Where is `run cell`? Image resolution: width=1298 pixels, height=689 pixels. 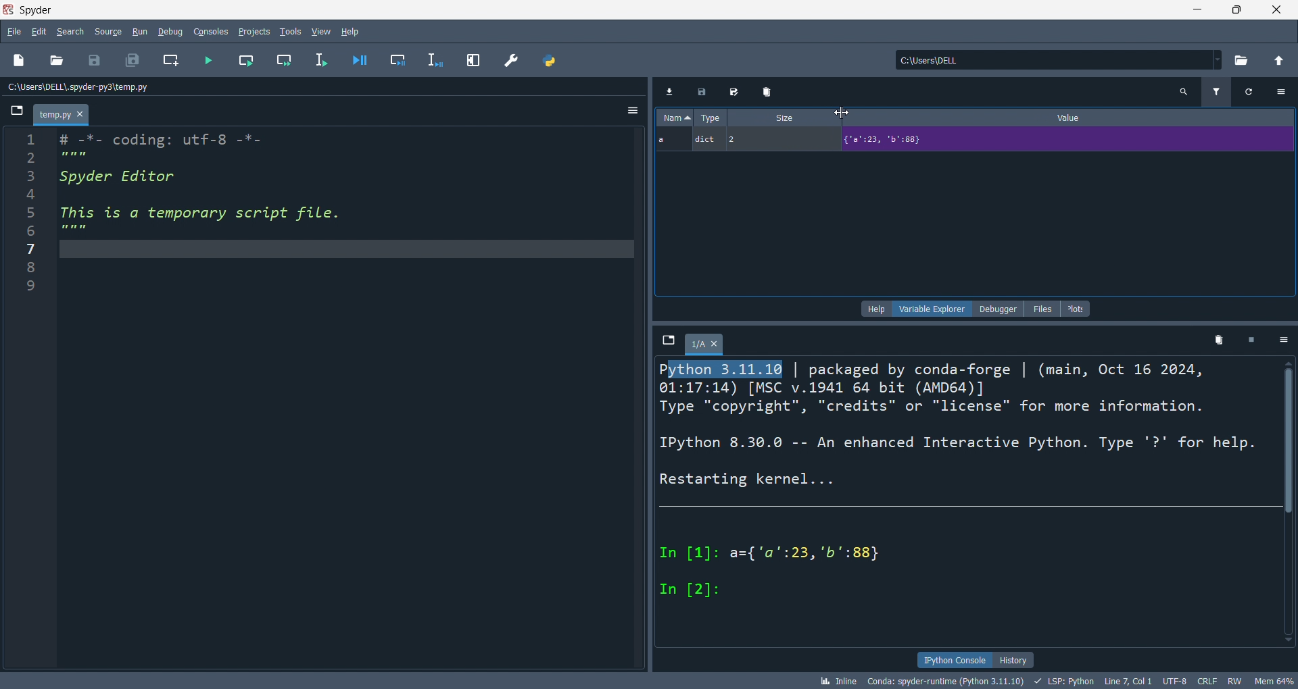
run cell is located at coordinates (242, 61).